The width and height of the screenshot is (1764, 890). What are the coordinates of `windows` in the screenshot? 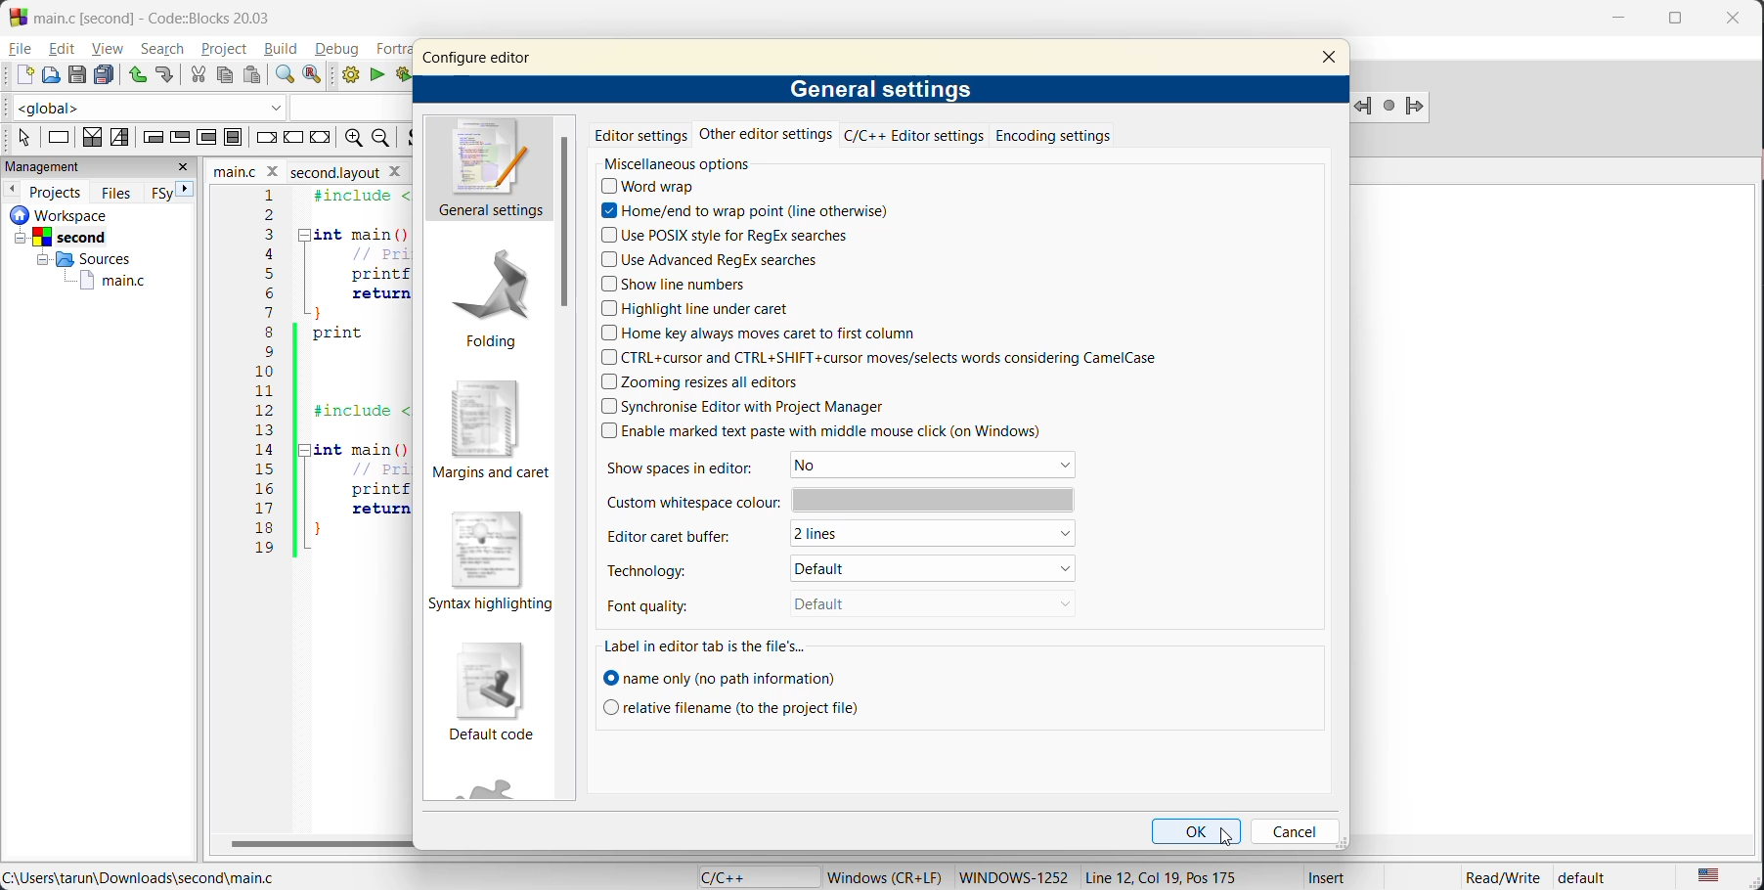 It's located at (1011, 876).